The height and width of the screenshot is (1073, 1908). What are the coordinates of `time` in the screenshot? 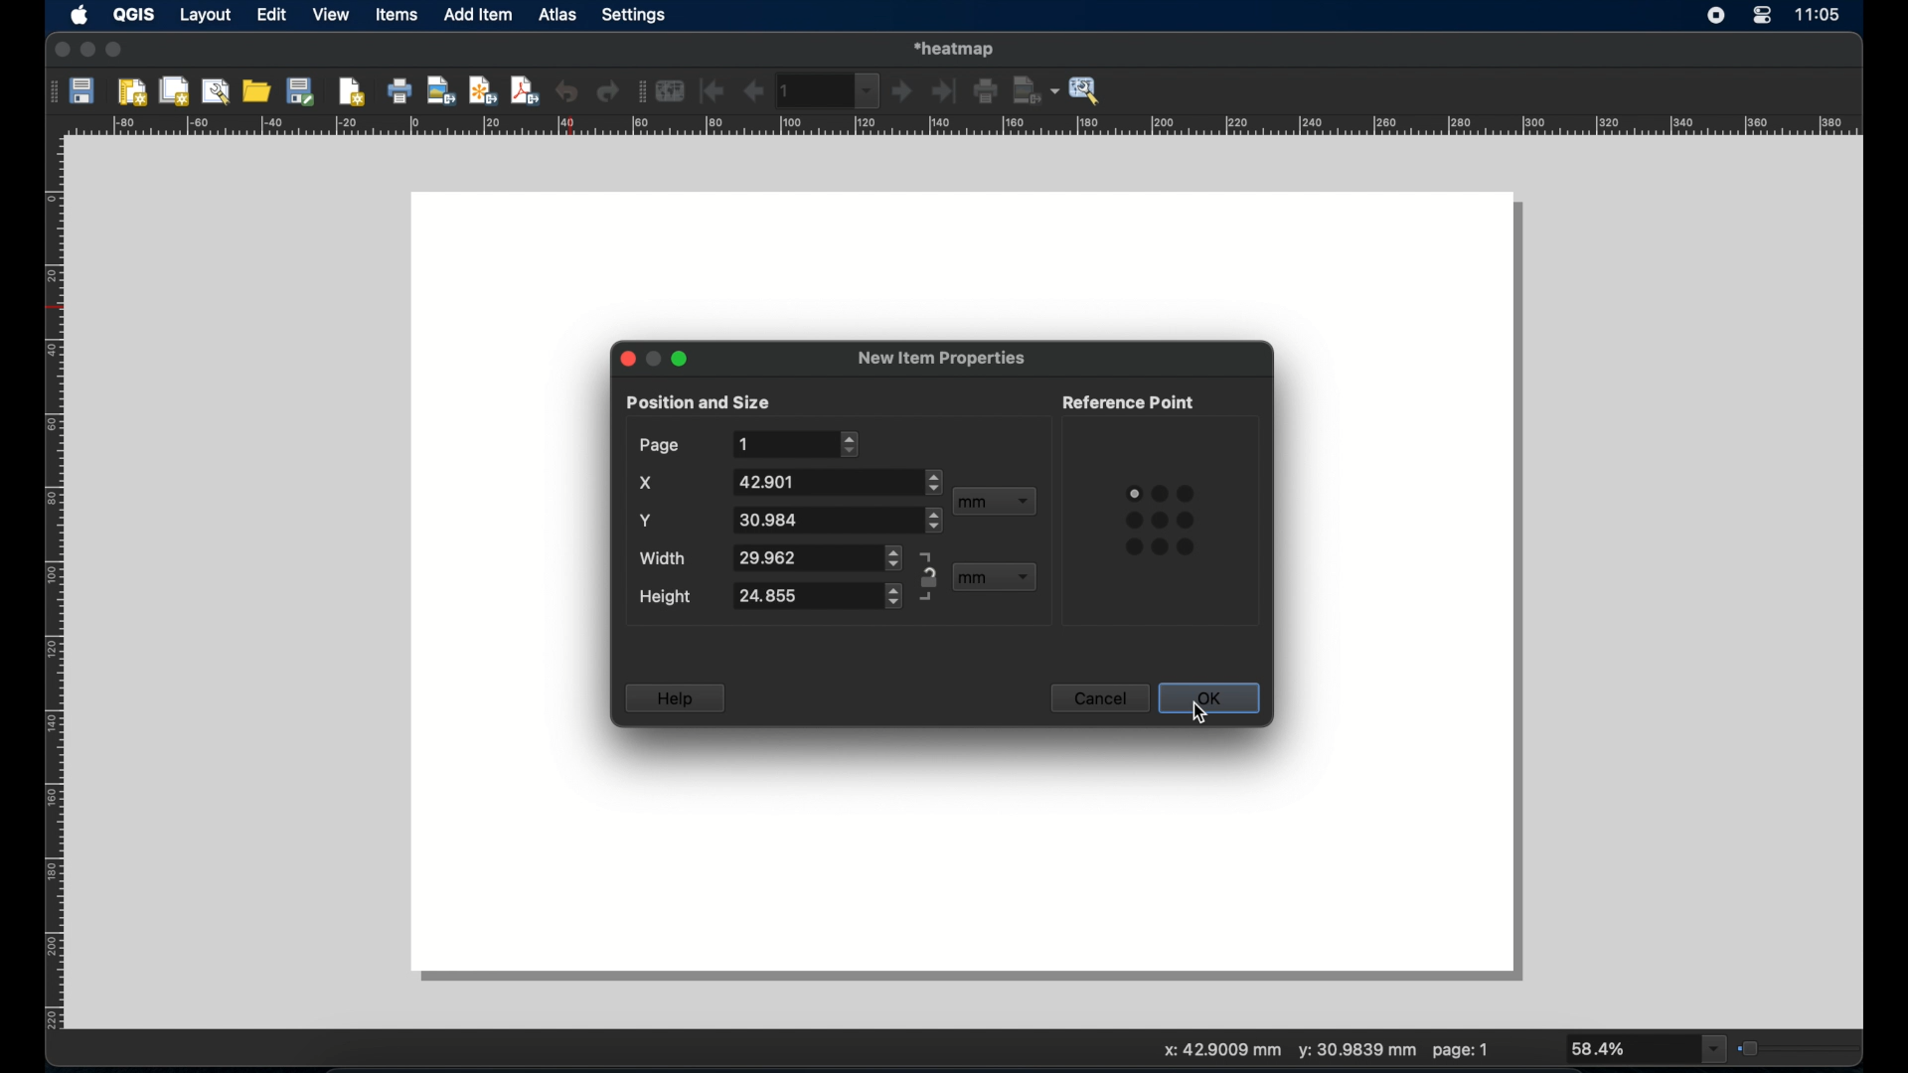 It's located at (1822, 16).